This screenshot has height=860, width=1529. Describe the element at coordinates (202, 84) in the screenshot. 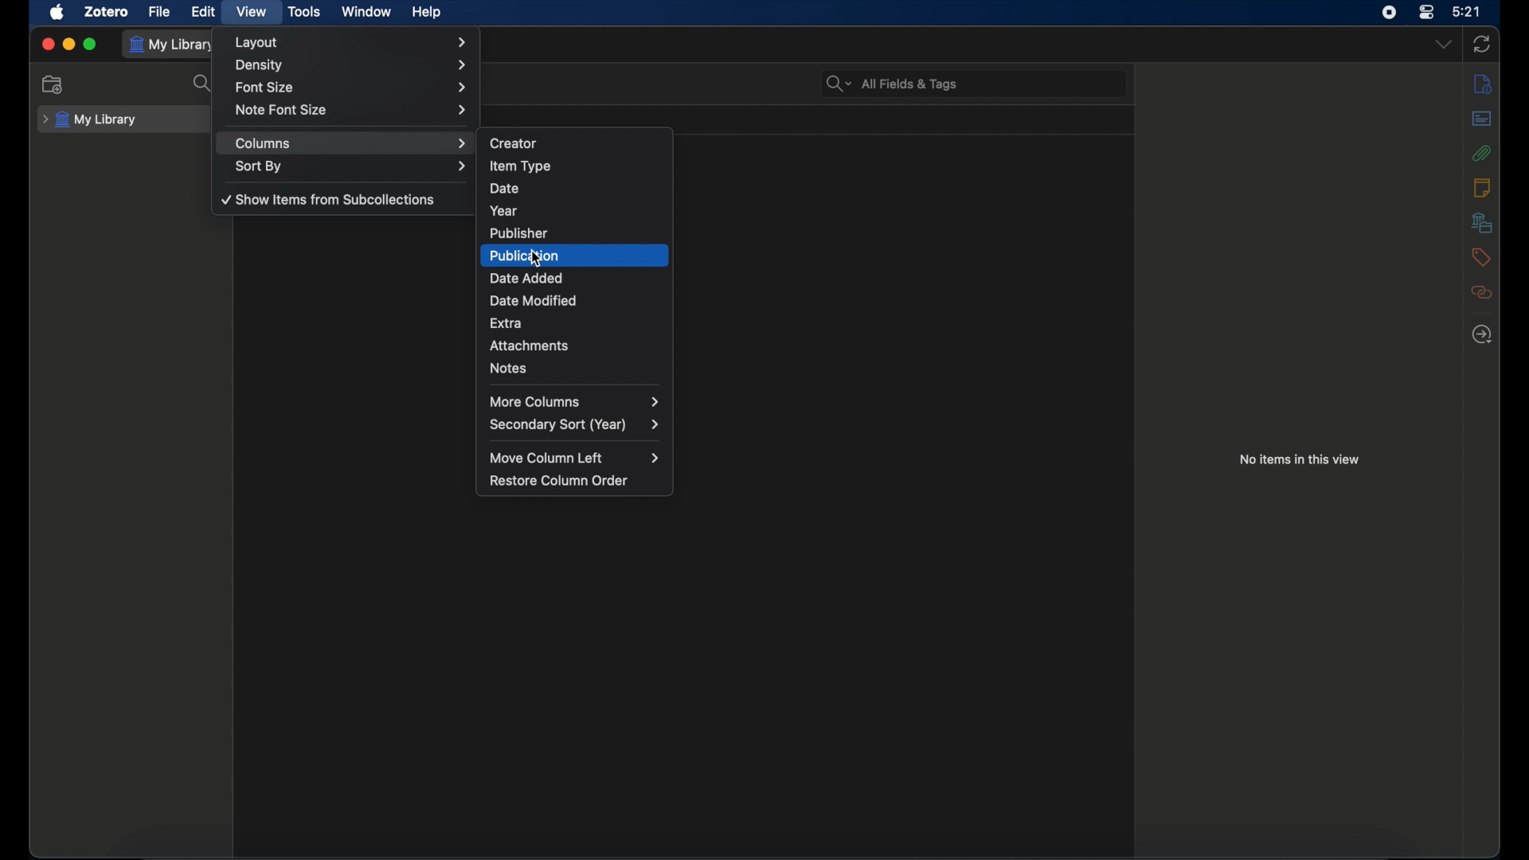

I see `search` at that location.